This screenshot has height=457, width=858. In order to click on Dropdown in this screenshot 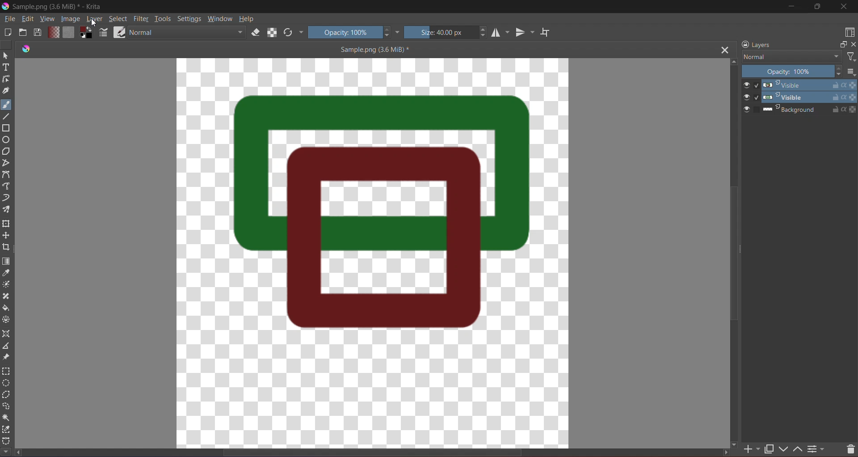, I will do `click(301, 33)`.